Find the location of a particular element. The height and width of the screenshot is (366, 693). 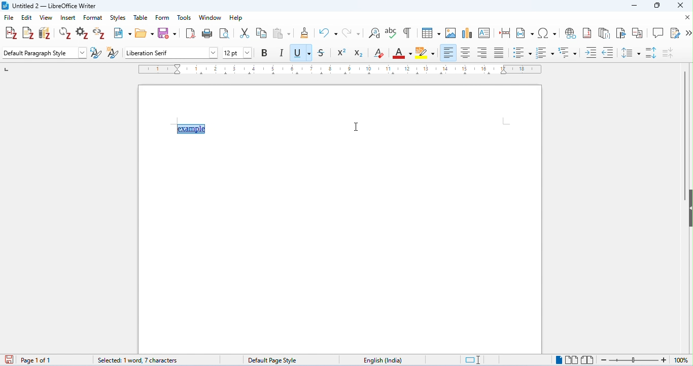

add/edit citations is located at coordinates (12, 34).